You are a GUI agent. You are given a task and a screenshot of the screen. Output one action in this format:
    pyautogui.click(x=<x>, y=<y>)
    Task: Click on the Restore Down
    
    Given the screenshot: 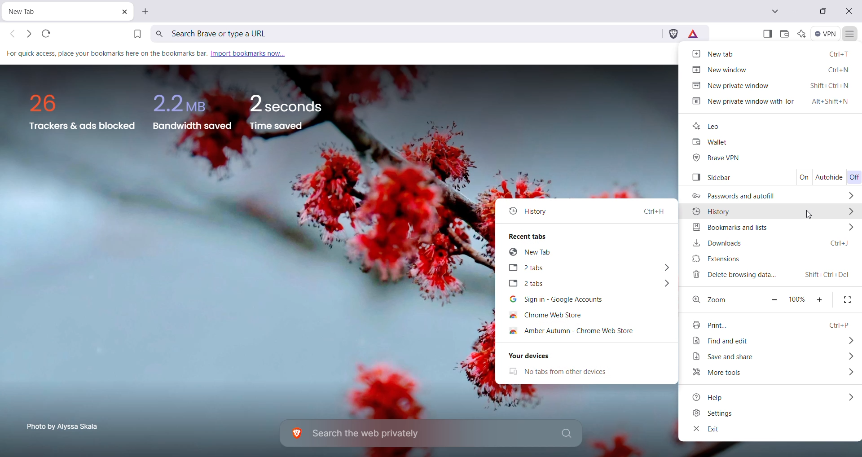 What is the action you would take?
    pyautogui.click(x=822, y=12)
    